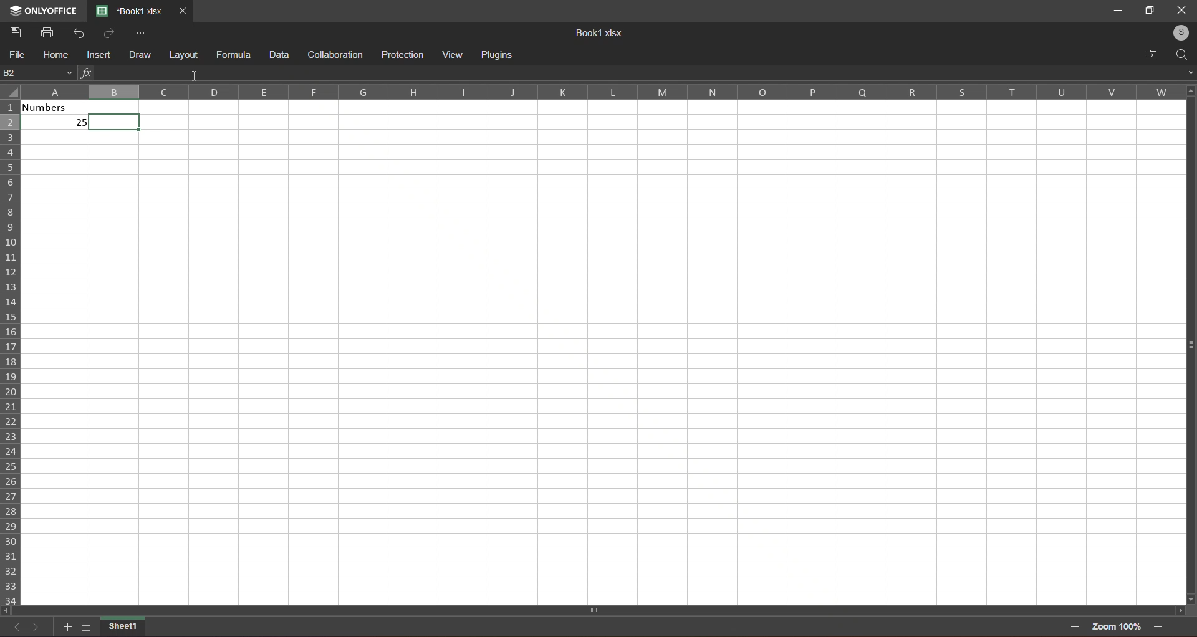 This screenshot has width=1197, height=637. Describe the element at coordinates (633, 74) in the screenshot. I see `formula bar` at that location.